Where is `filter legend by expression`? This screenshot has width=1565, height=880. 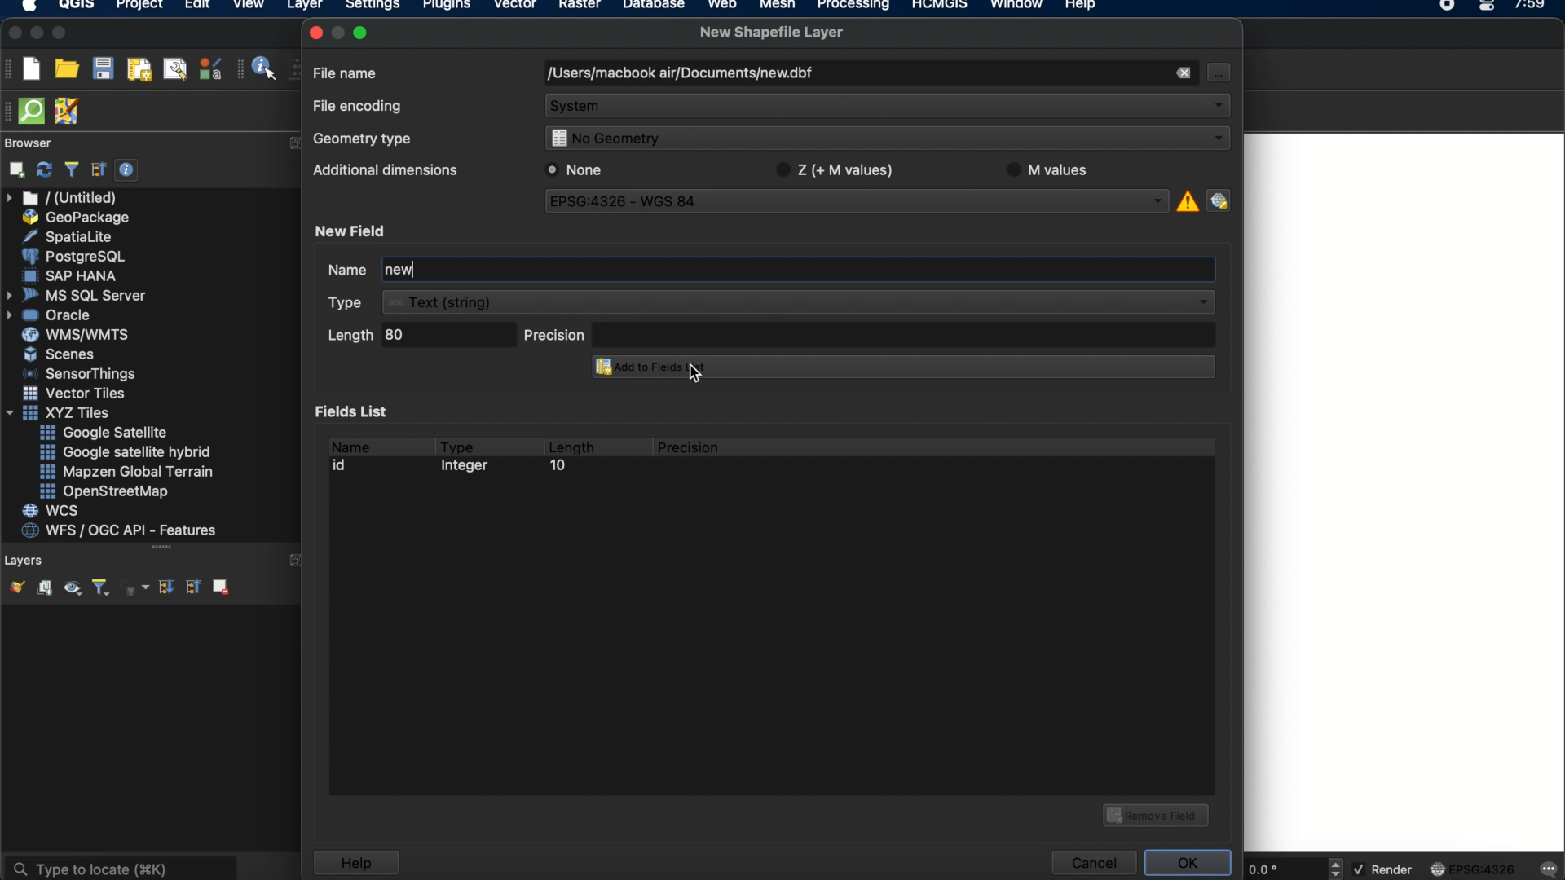 filter legend by expression is located at coordinates (136, 587).